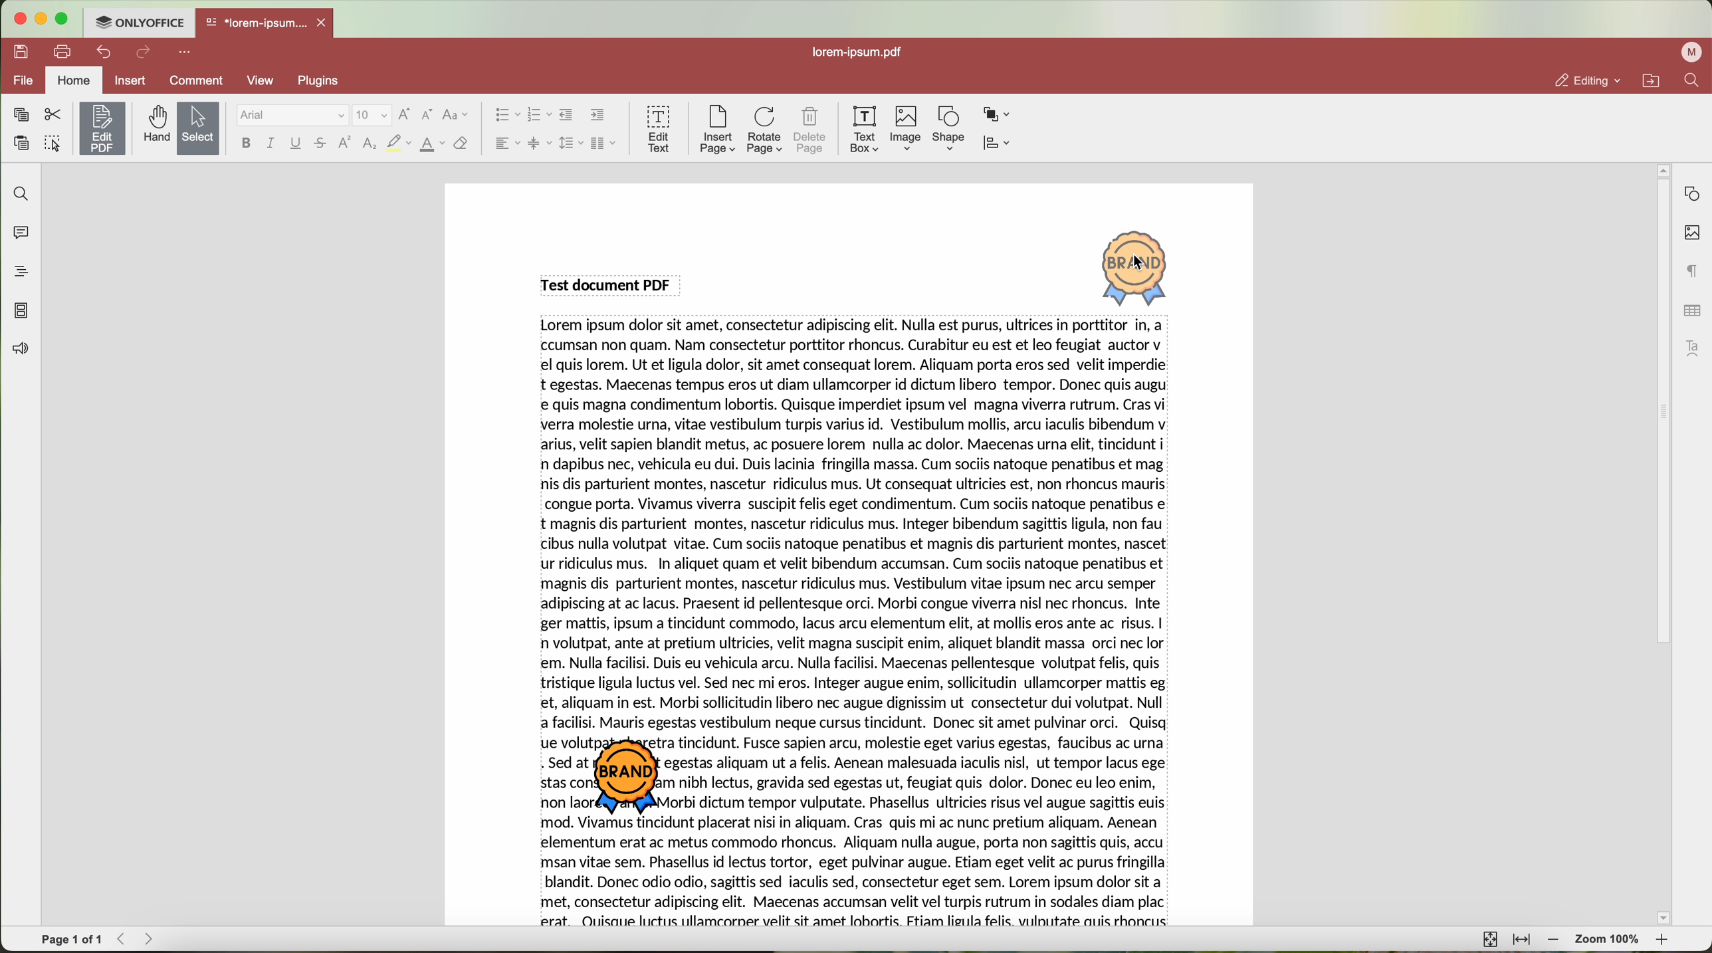  Describe the element at coordinates (907, 130) in the screenshot. I see `Image` at that location.